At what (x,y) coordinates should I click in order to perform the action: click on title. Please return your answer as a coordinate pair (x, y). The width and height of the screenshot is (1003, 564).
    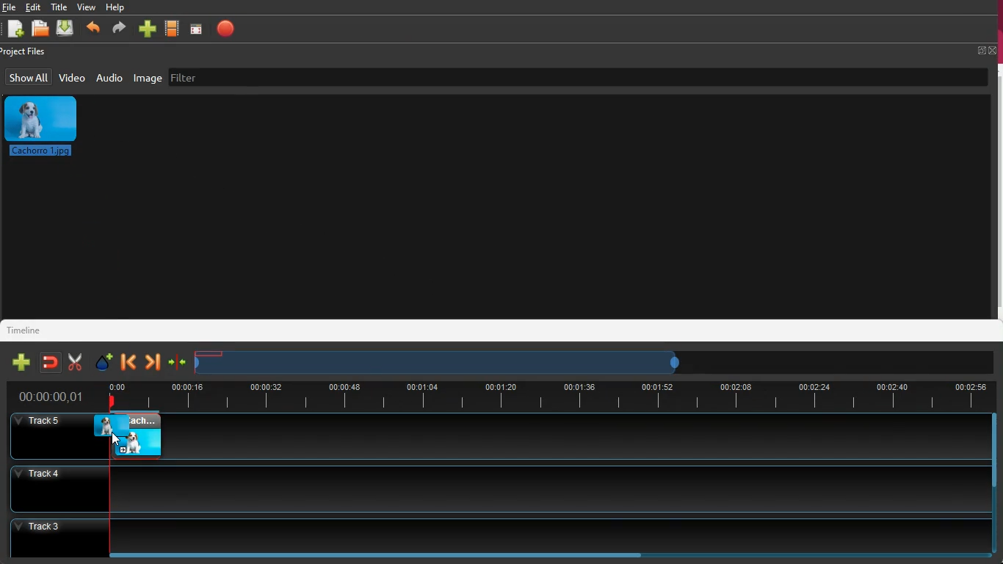
    Looking at the image, I should click on (59, 6).